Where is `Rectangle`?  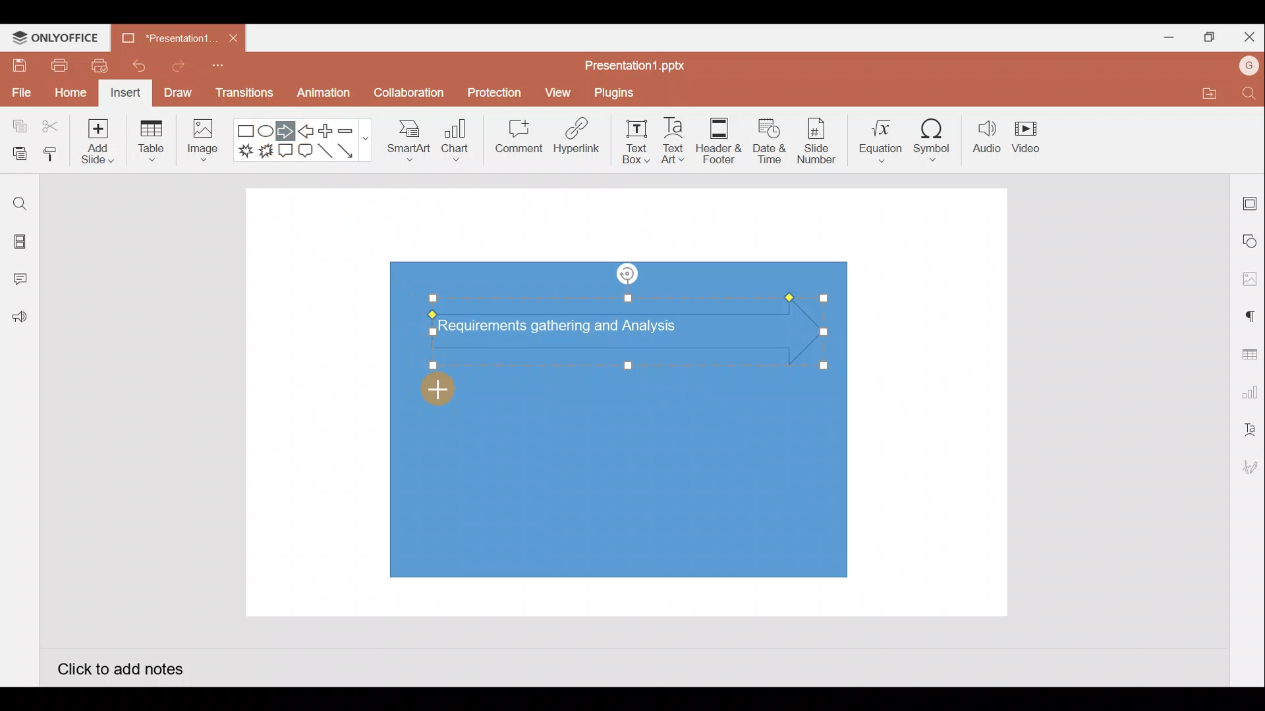 Rectangle is located at coordinates (246, 132).